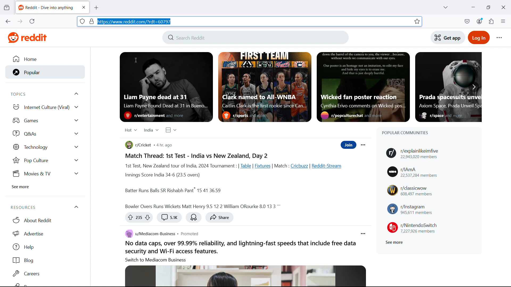 The width and height of the screenshot is (511, 287). I want to click on view recent browsing, so click(7, 7).